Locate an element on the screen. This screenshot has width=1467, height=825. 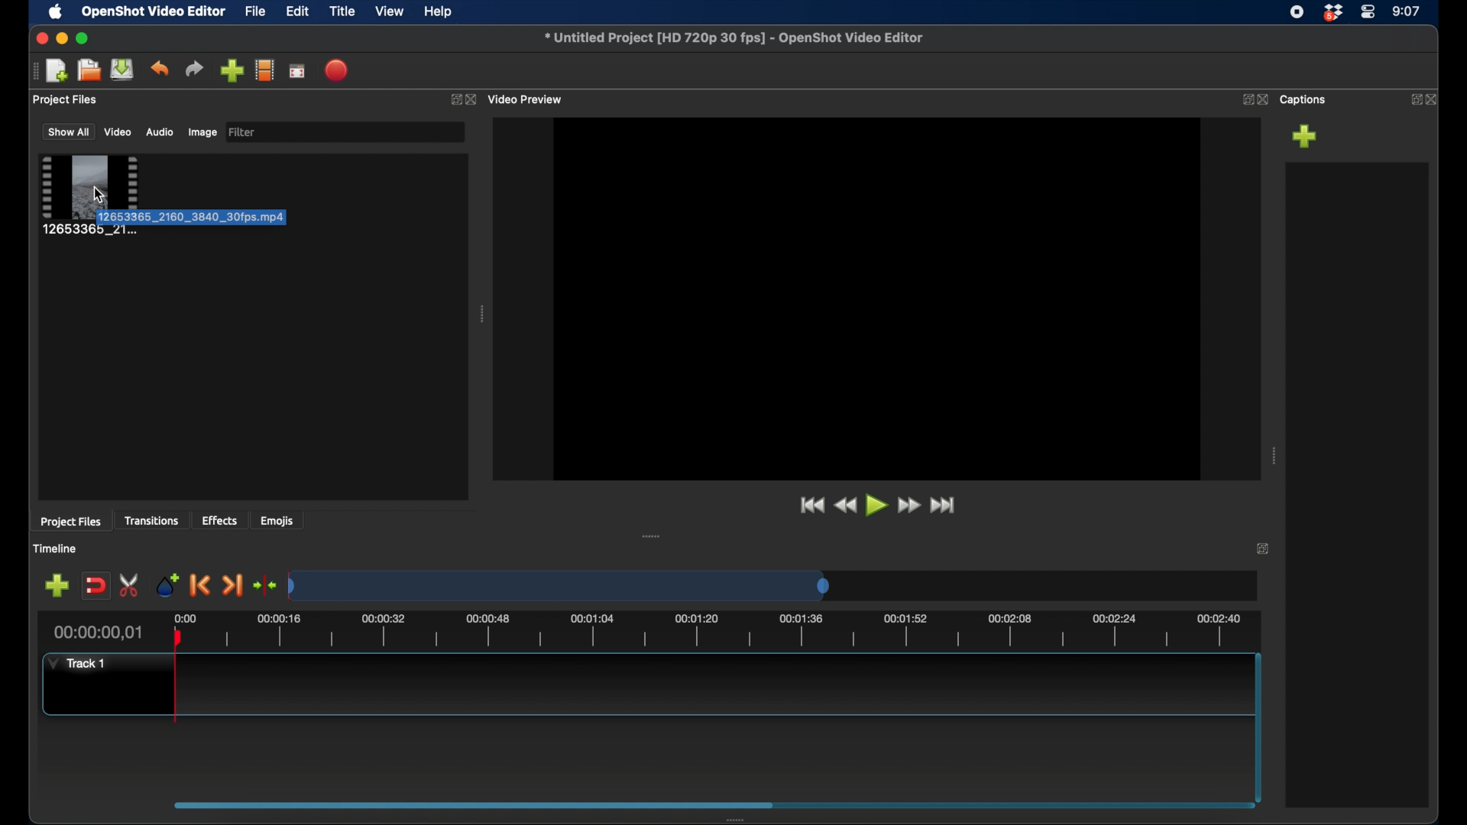
jump to start is located at coordinates (809, 505).